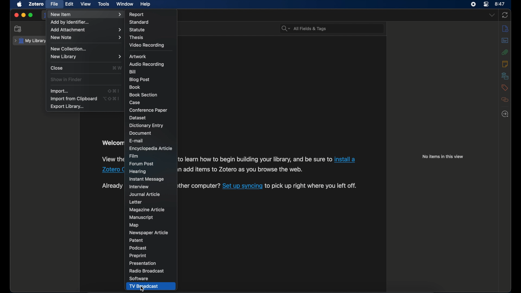 This screenshot has width=521, height=293. Describe the element at coordinates (86, 30) in the screenshot. I see `add attachment` at that location.